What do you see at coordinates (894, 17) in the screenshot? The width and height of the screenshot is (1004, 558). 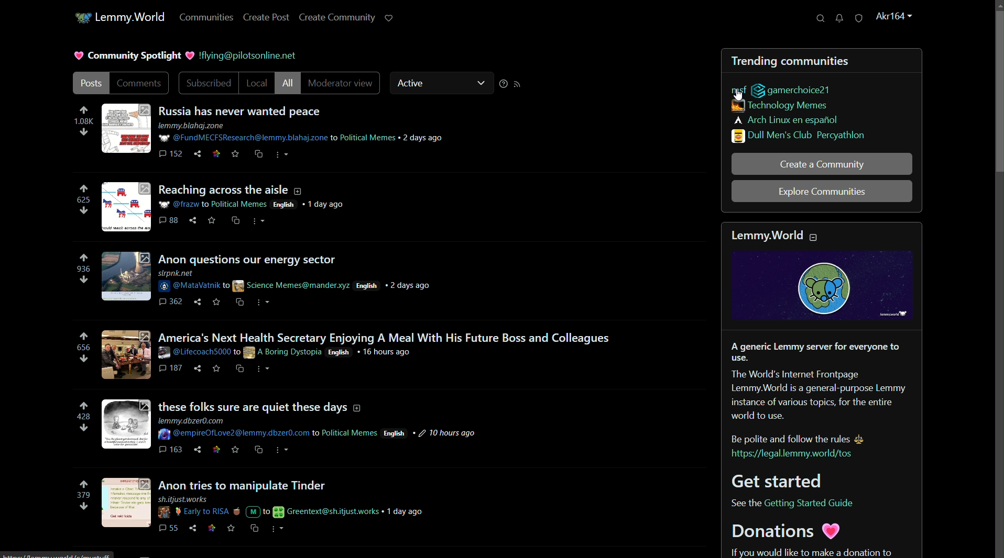 I see `profile` at bounding box center [894, 17].